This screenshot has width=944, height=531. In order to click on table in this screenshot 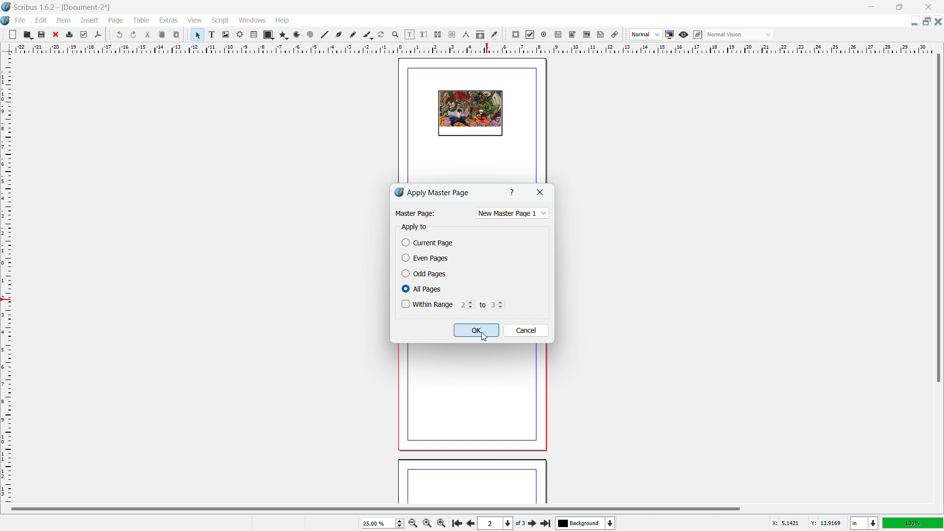, I will do `click(254, 35)`.